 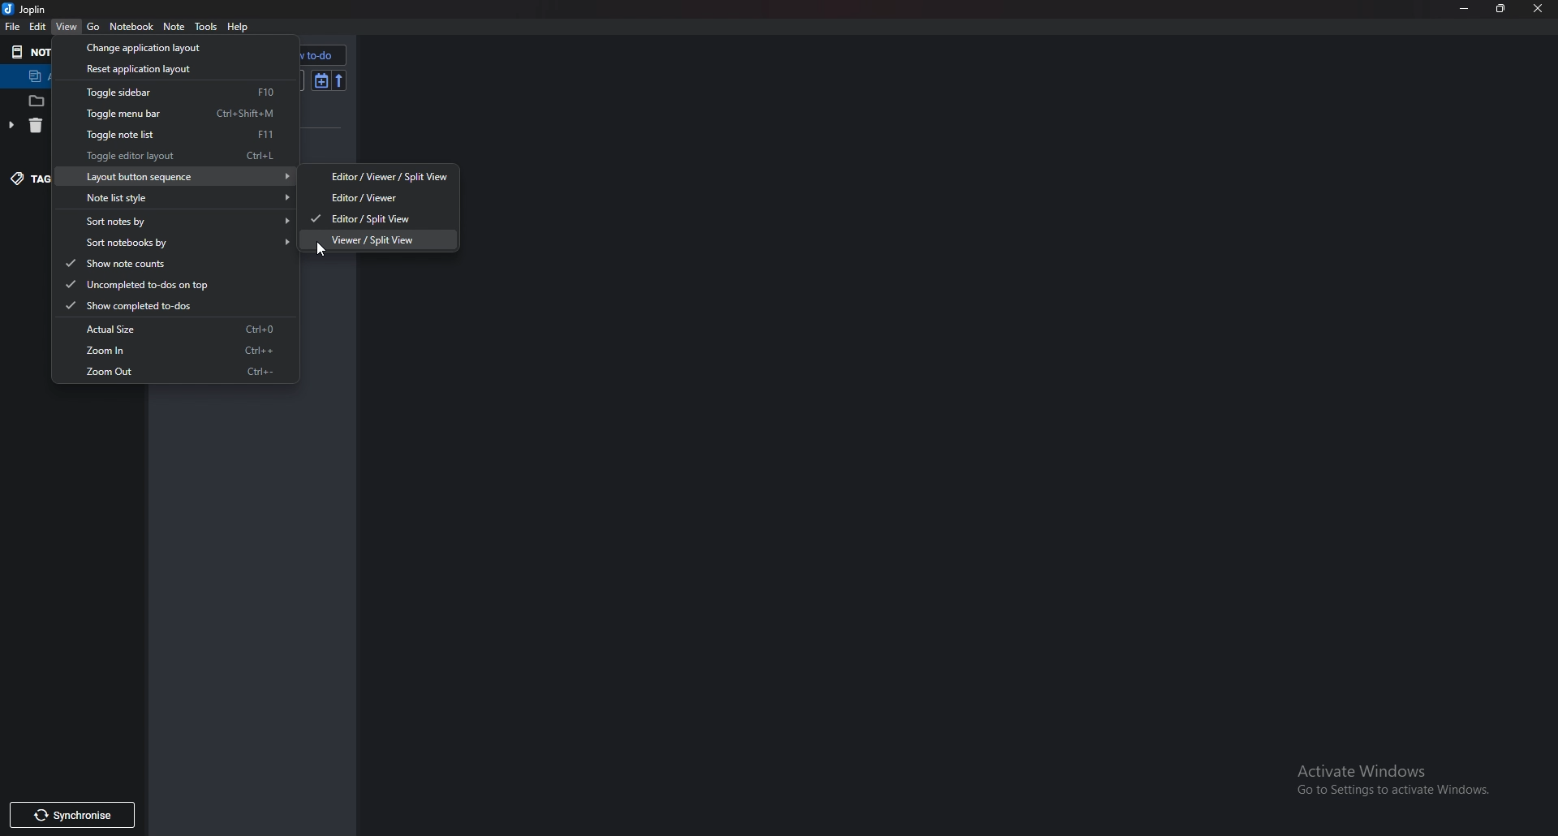 What do you see at coordinates (70, 817) in the screenshot?
I see `Synchronize` at bounding box center [70, 817].